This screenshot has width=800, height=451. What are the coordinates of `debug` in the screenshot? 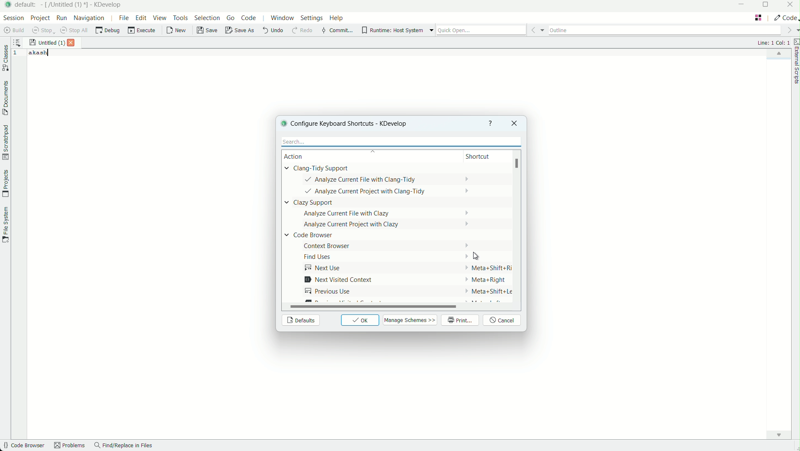 It's located at (107, 30).